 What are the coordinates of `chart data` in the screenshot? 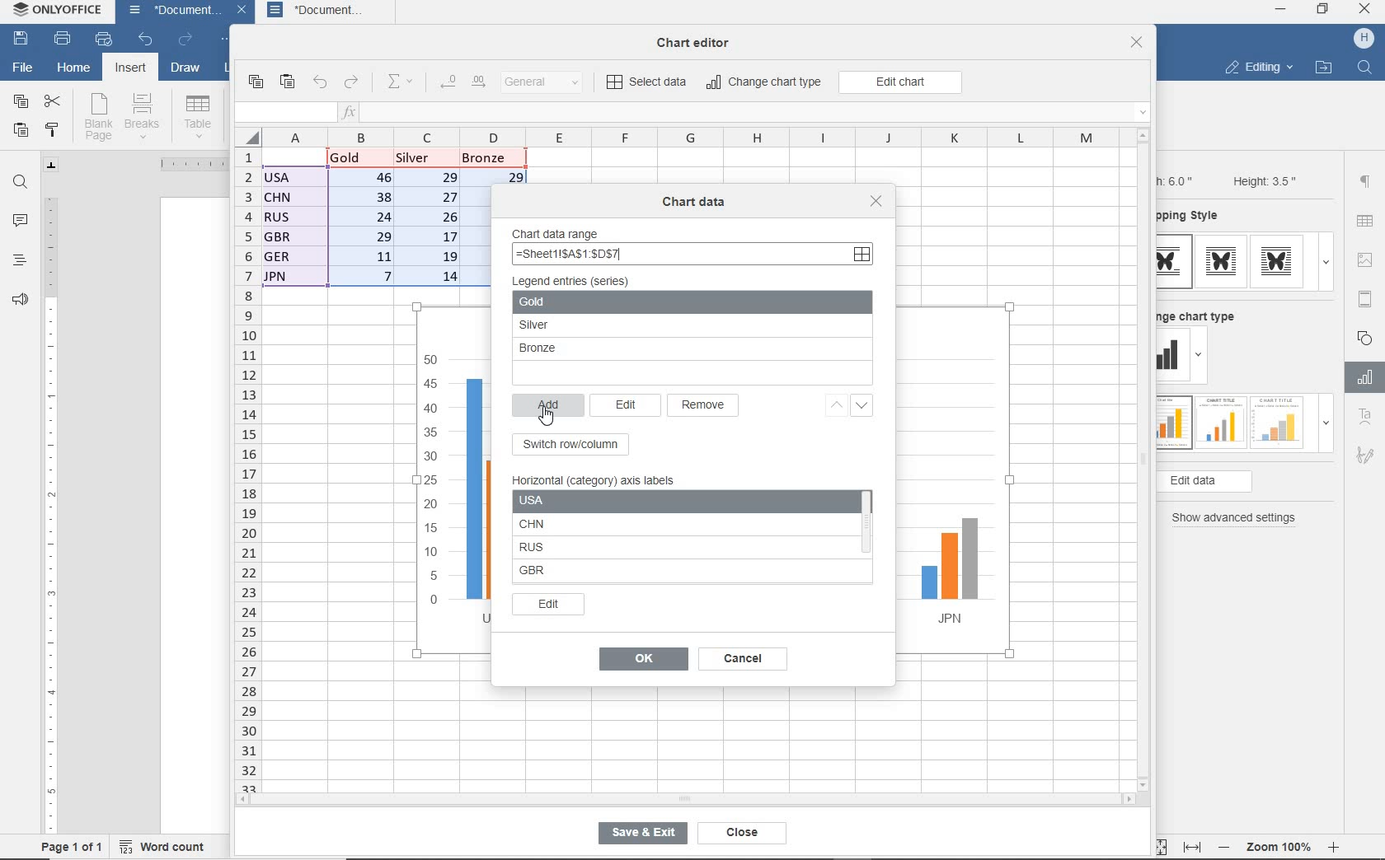 It's located at (695, 202).